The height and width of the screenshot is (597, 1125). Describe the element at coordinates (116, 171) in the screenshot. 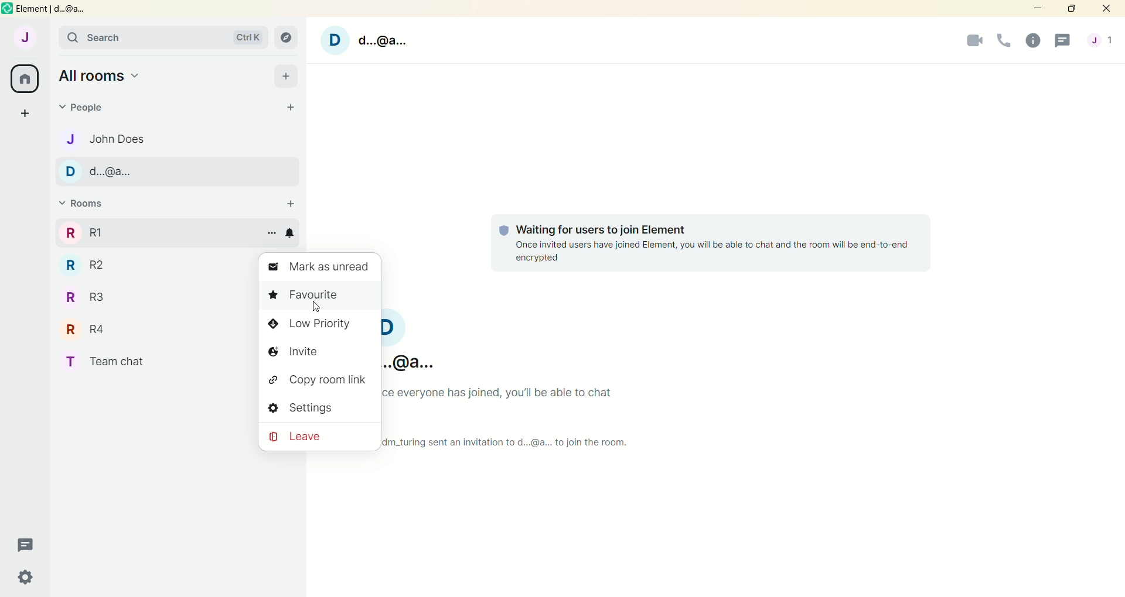

I see `D d.@a..` at that location.